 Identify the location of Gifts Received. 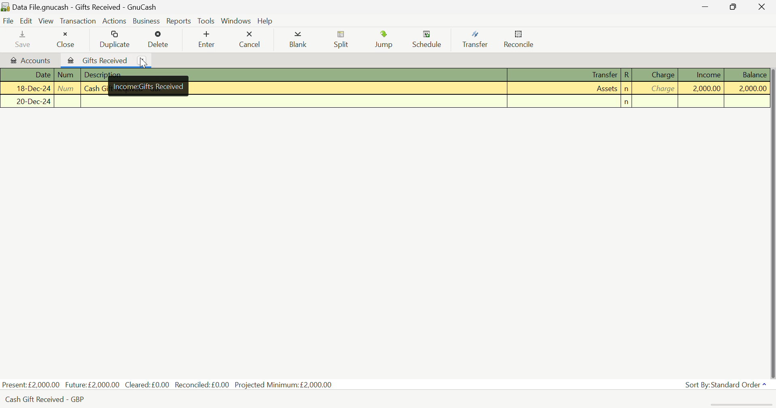
(148, 89).